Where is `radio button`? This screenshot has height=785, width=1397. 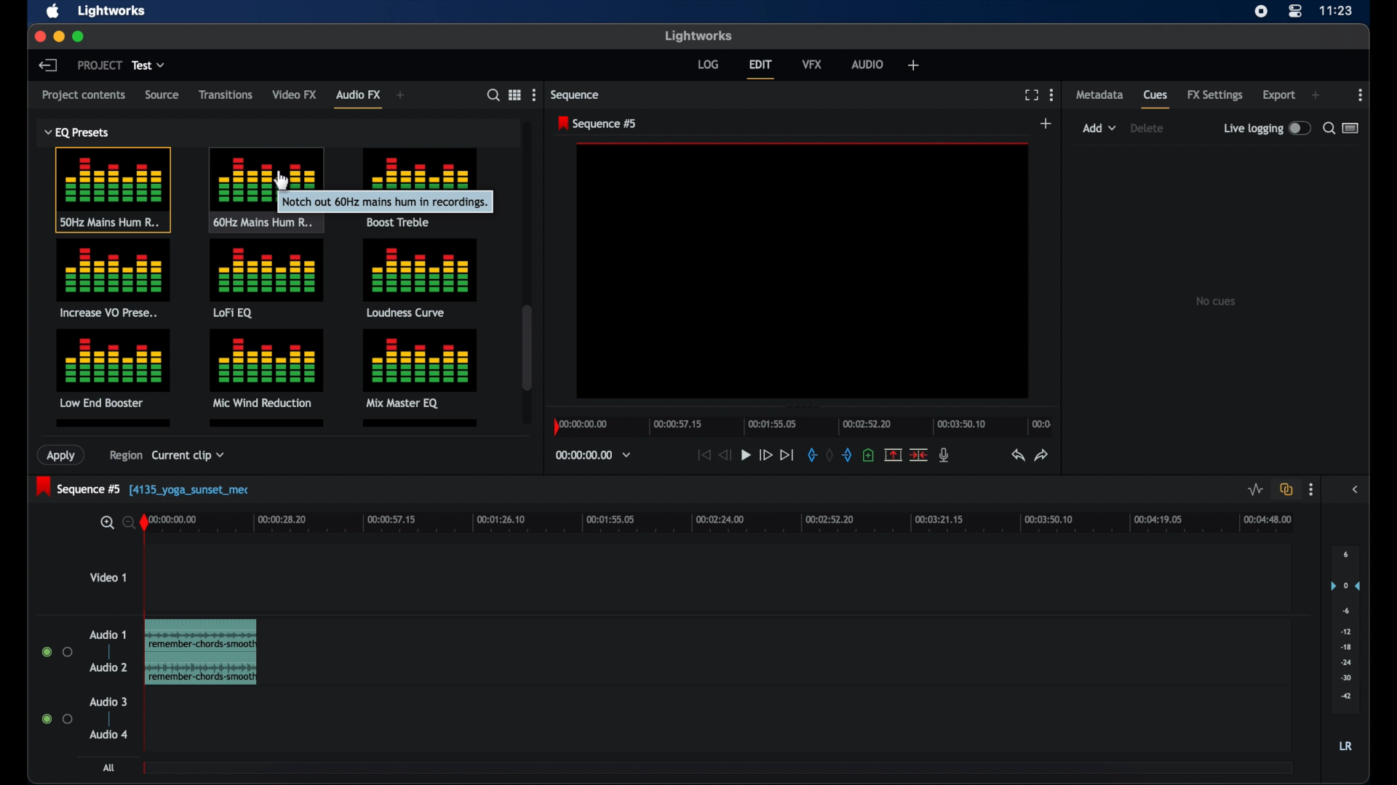 radio button is located at coordinates (57, 718).